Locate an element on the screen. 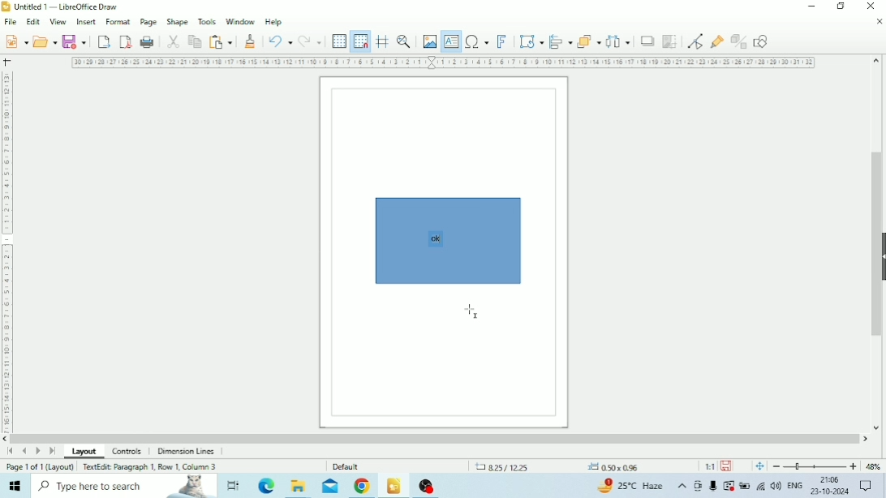 The height and width of the screenshot is (498, 886). Window is located at coordinates (241, 23).